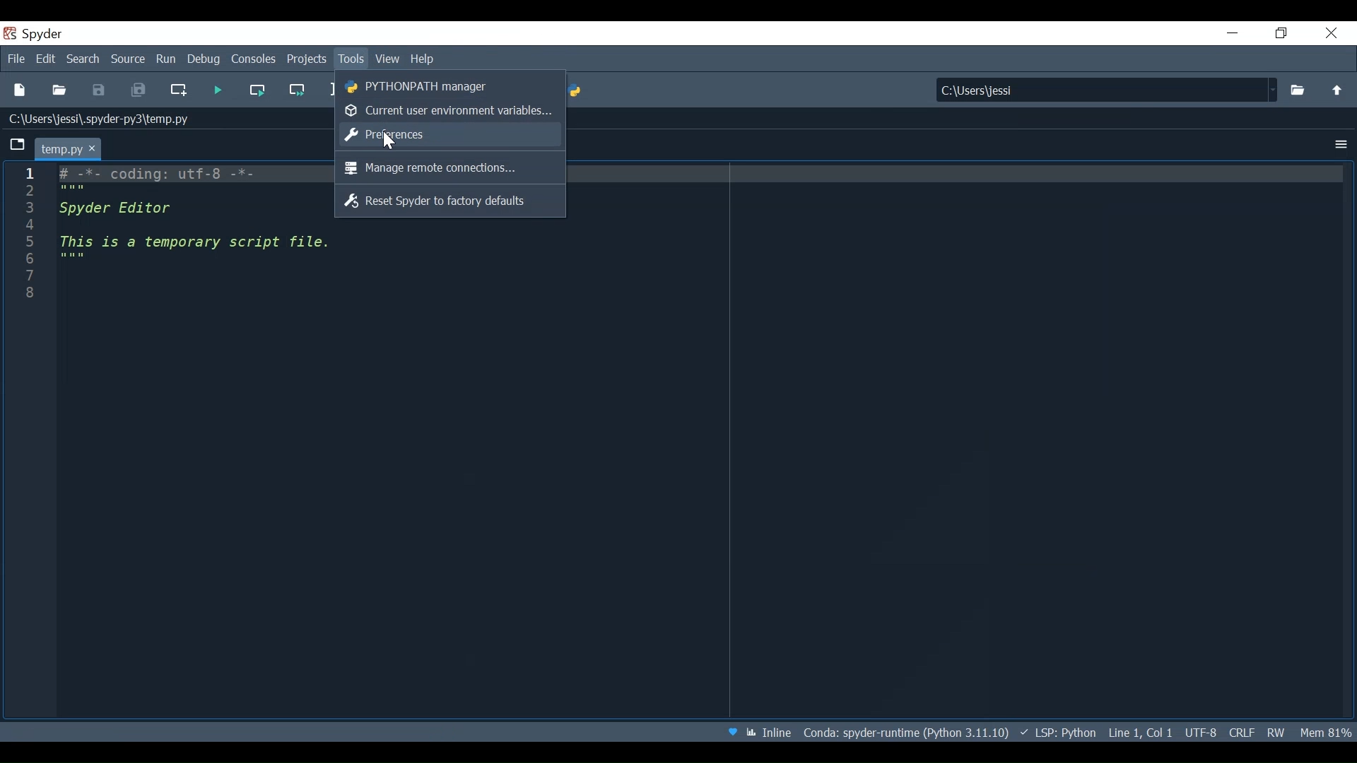  Describe the element at coordinates (99, 90) in the screenshot. I see `Save File` at that location.